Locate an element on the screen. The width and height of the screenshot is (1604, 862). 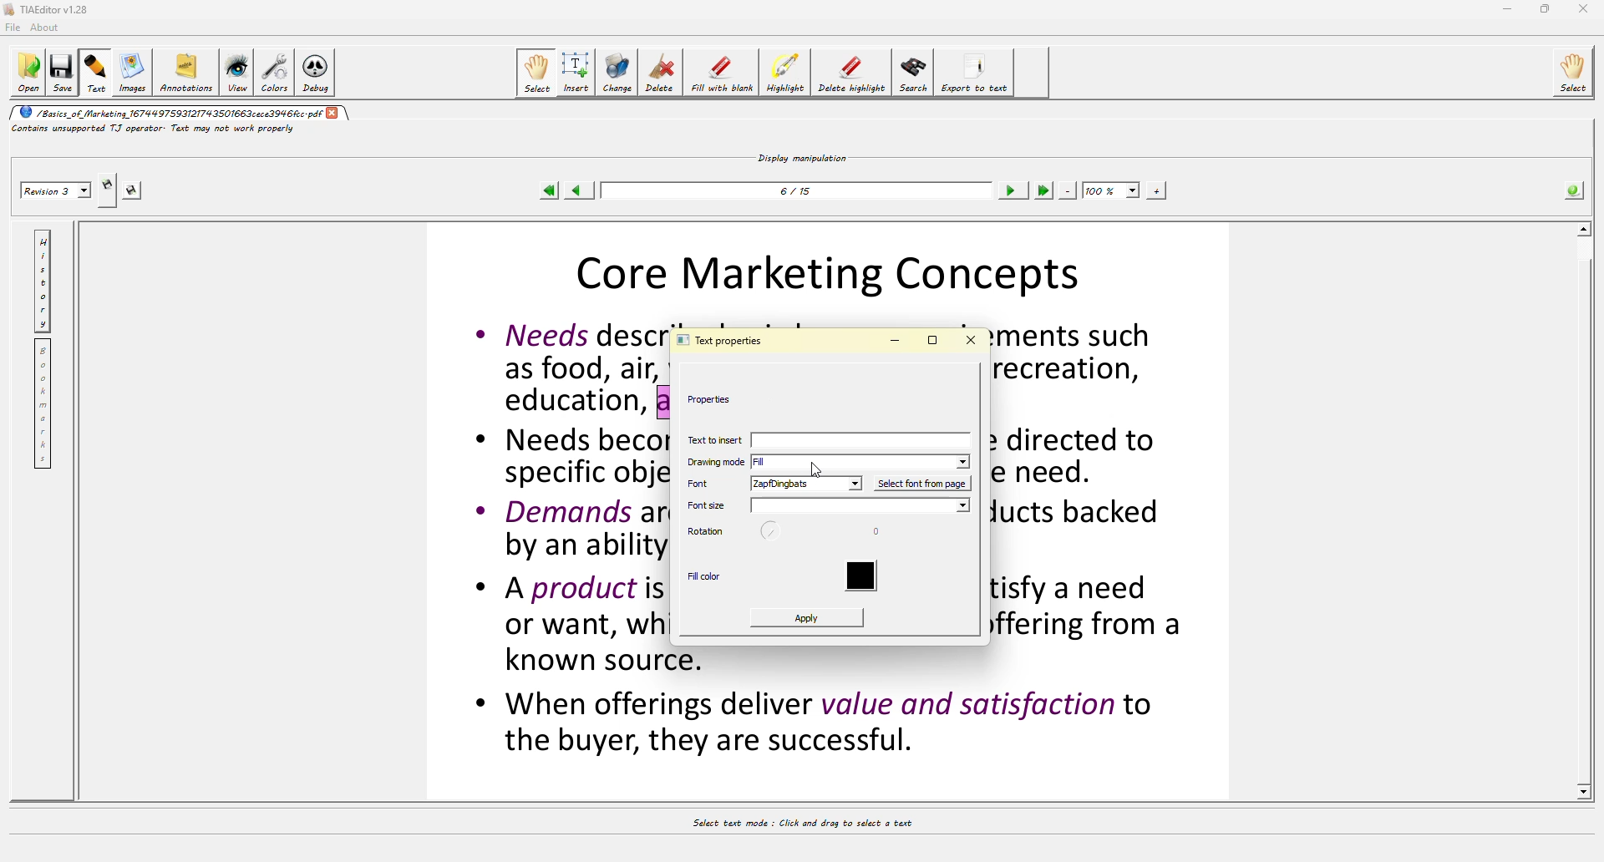
save this revision is located at coordinates (134, 190).